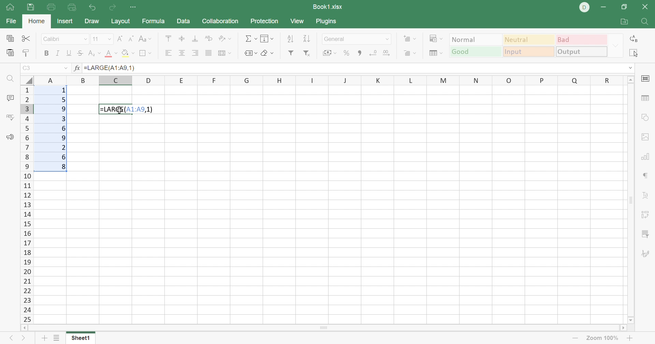 The image size is (655, 344). Describe the element at coordinates (306, 53) in the screenshot. I see `Remove filter` at that location.